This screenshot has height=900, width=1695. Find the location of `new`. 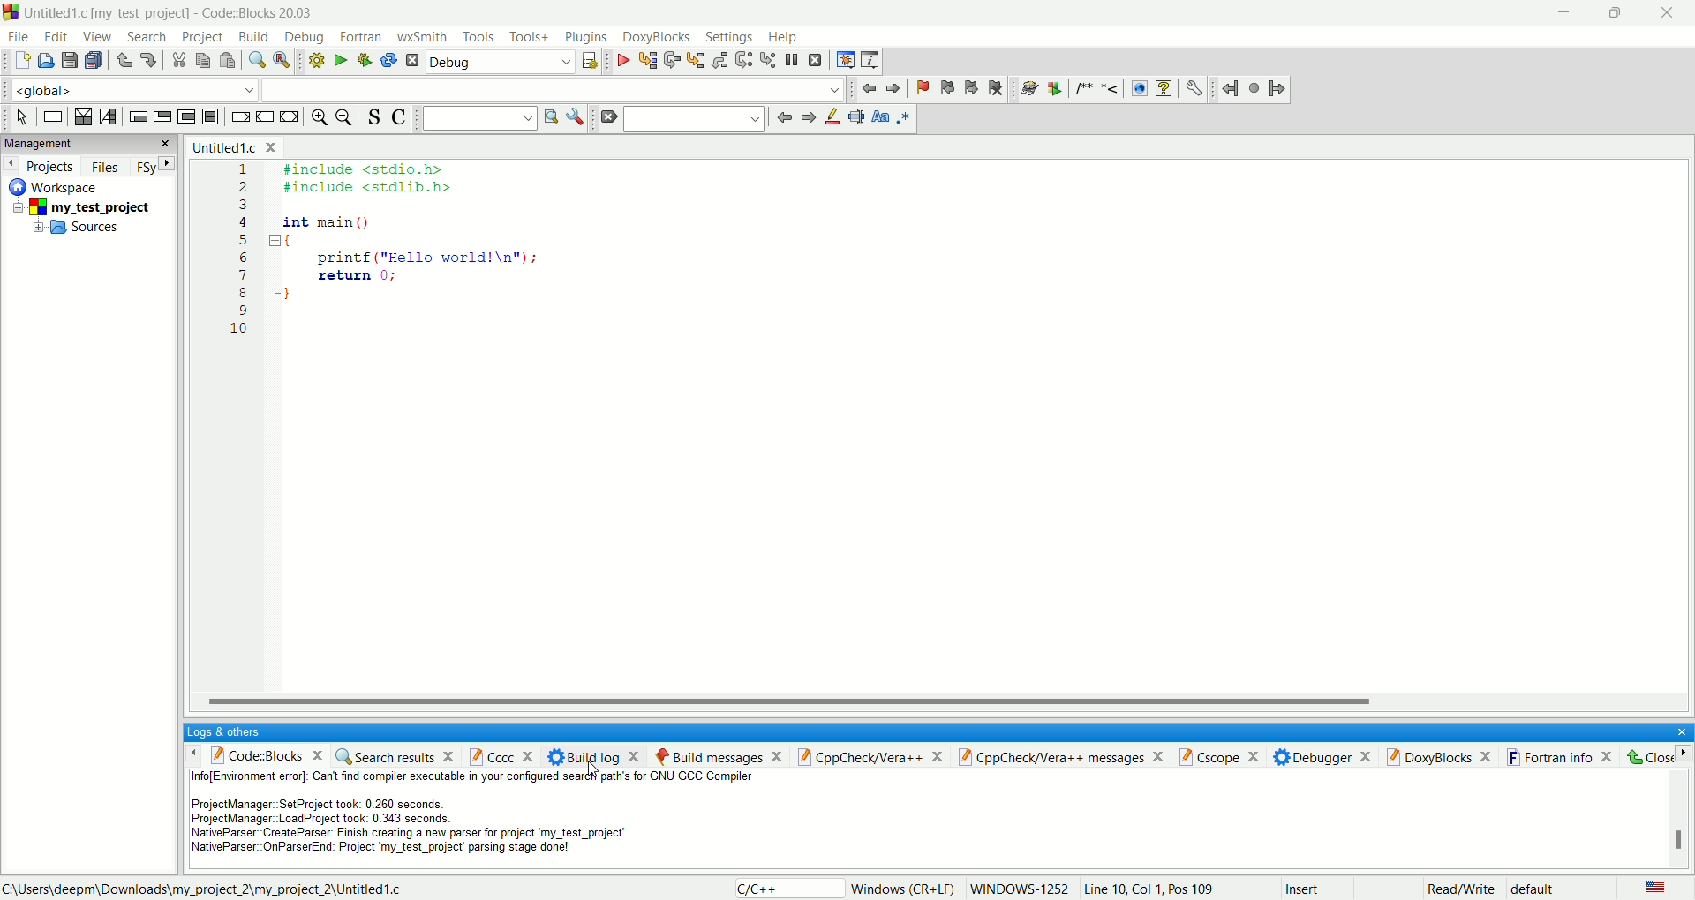

new is located at coordinates (21, 60).